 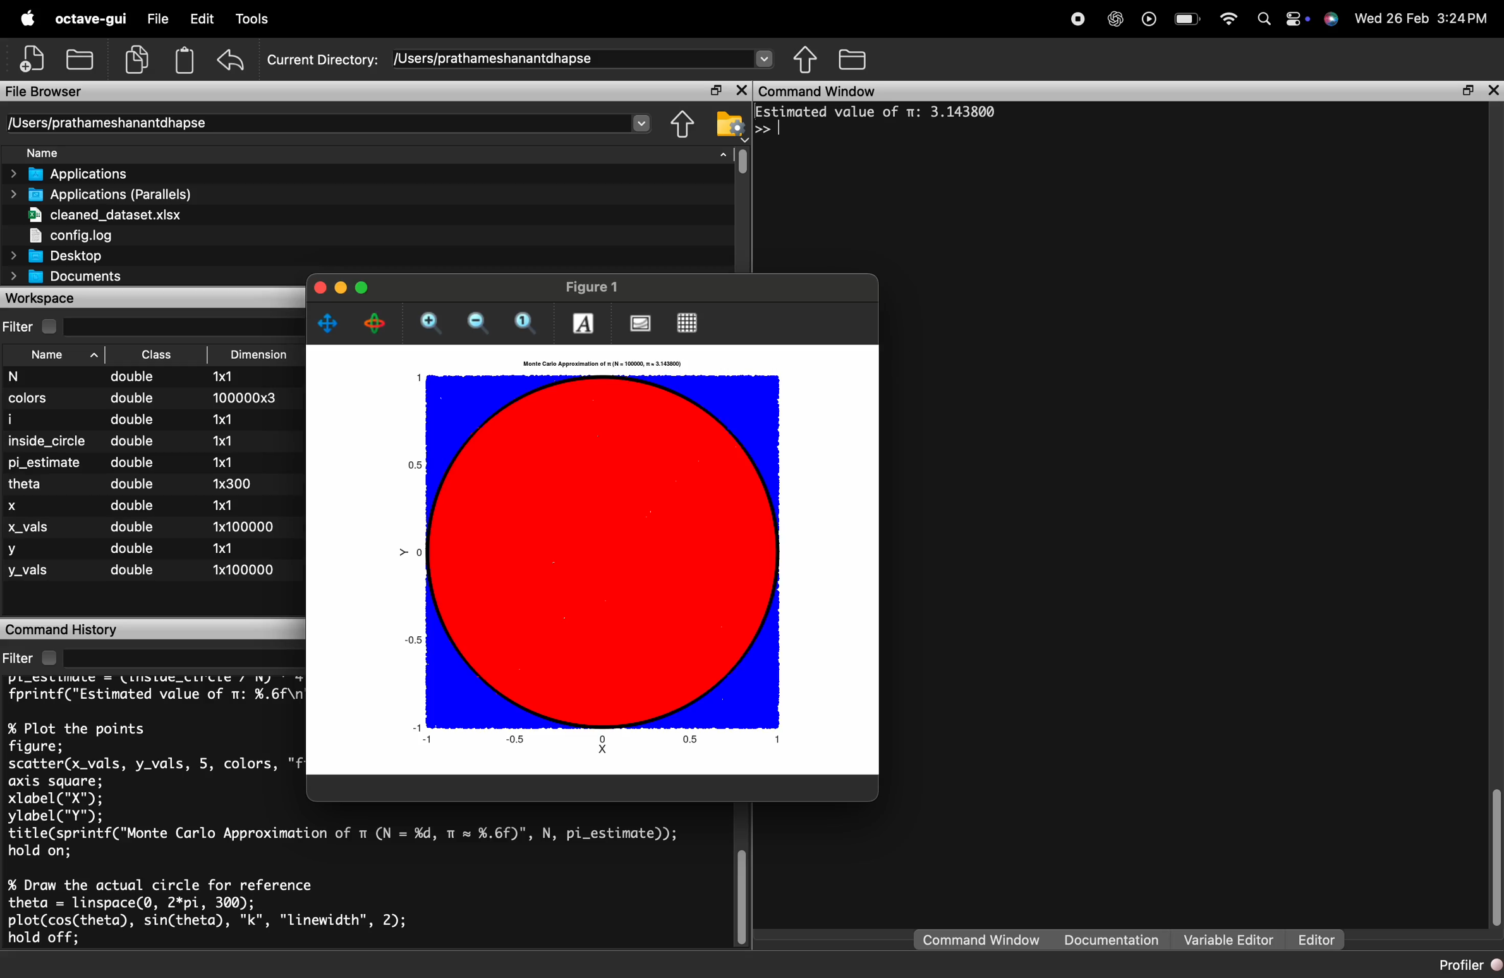 What do you see at coordinates (742, 160) in the screenshot?
I see `Scroll bar` at bounding box center [742, 160].